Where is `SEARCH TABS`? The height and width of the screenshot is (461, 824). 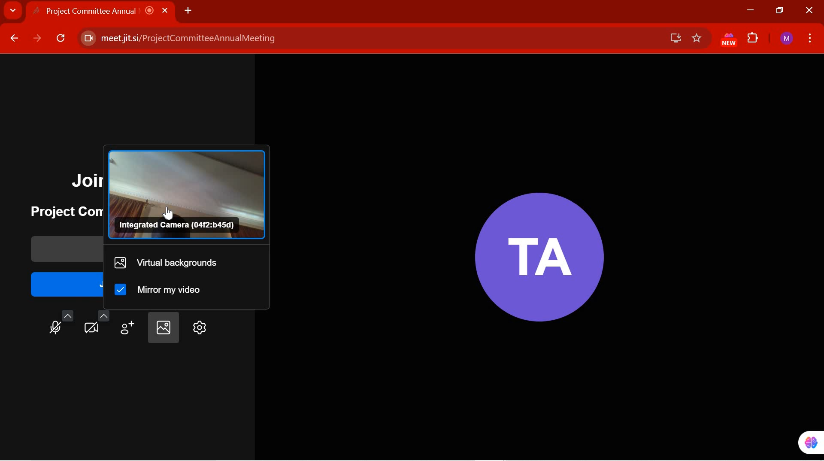 SEARCH TABS is located at coordinates (13, 12).